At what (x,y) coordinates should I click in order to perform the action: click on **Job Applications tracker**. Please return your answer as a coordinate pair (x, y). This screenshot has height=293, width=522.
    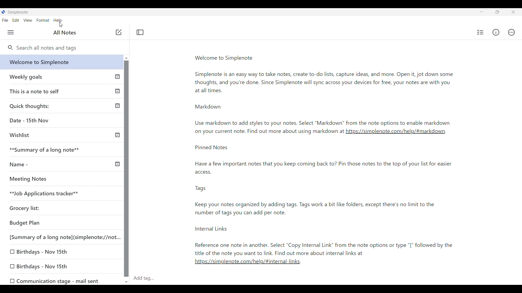
    Looking at the image, I should click on (43, 193).